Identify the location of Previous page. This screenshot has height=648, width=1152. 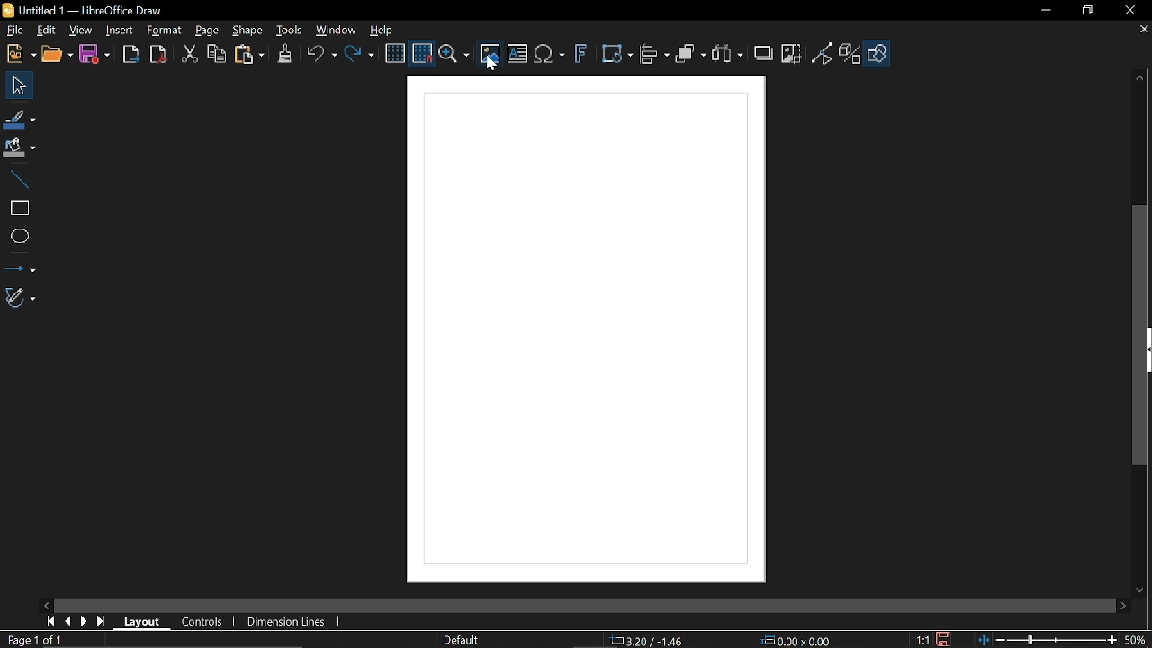
(66, 622).